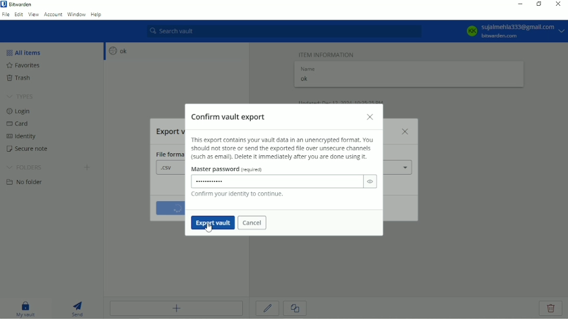 This screenshot has height=319, width=568. Describe the element at coordinates (176, 308) in the screenshot. I see `Add item` at that location.